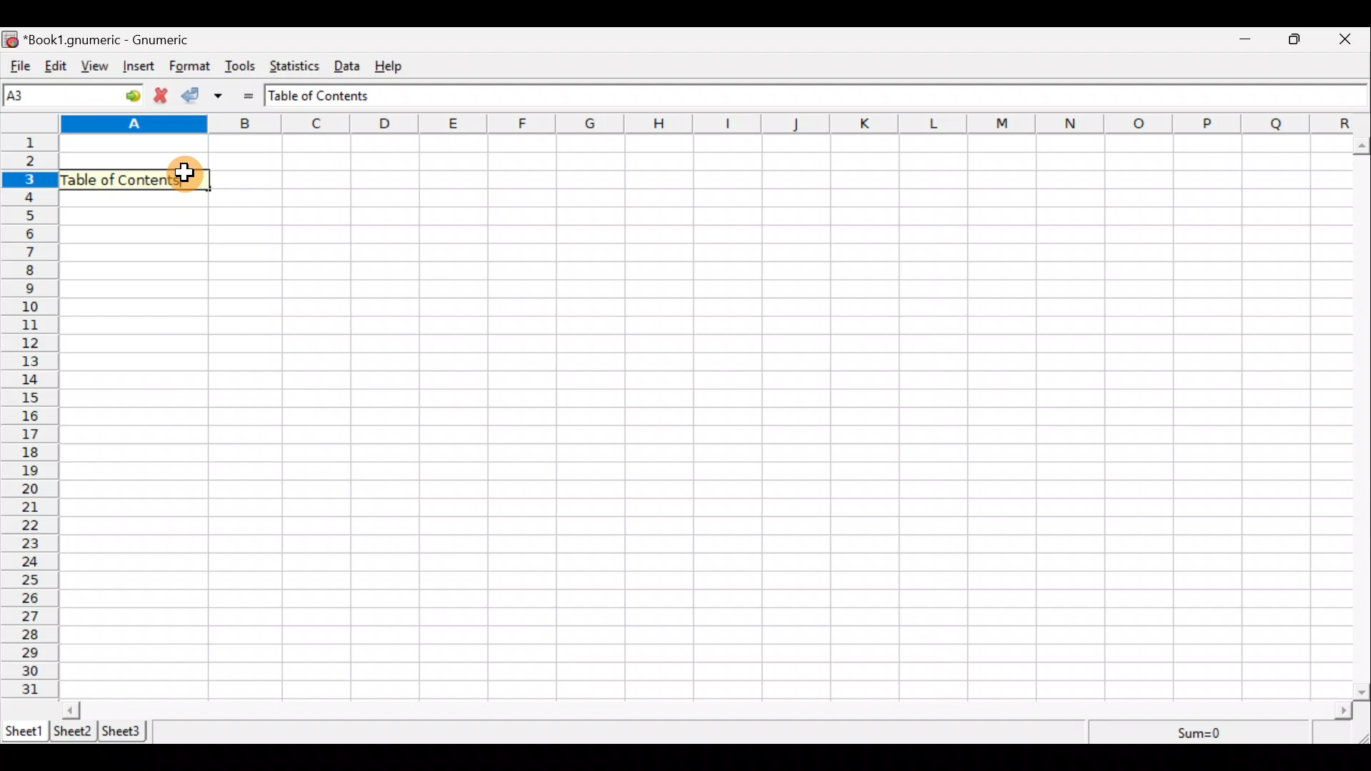  What do you see at coordinates (708, 710) in the screenshot?
I see `Scroll bar` at bounding box center [708, 710].